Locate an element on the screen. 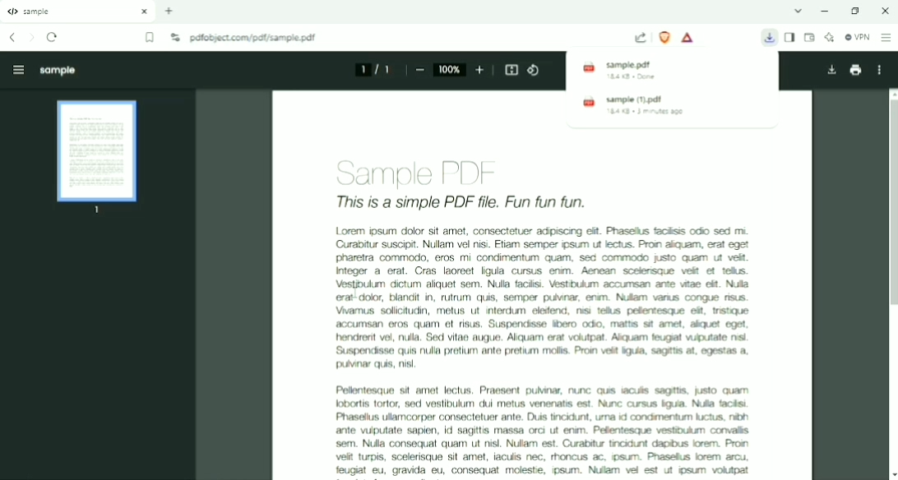 This screenshot has width=898, height=480. Rotate Counterclockwise is located at coordinates (535, 70).